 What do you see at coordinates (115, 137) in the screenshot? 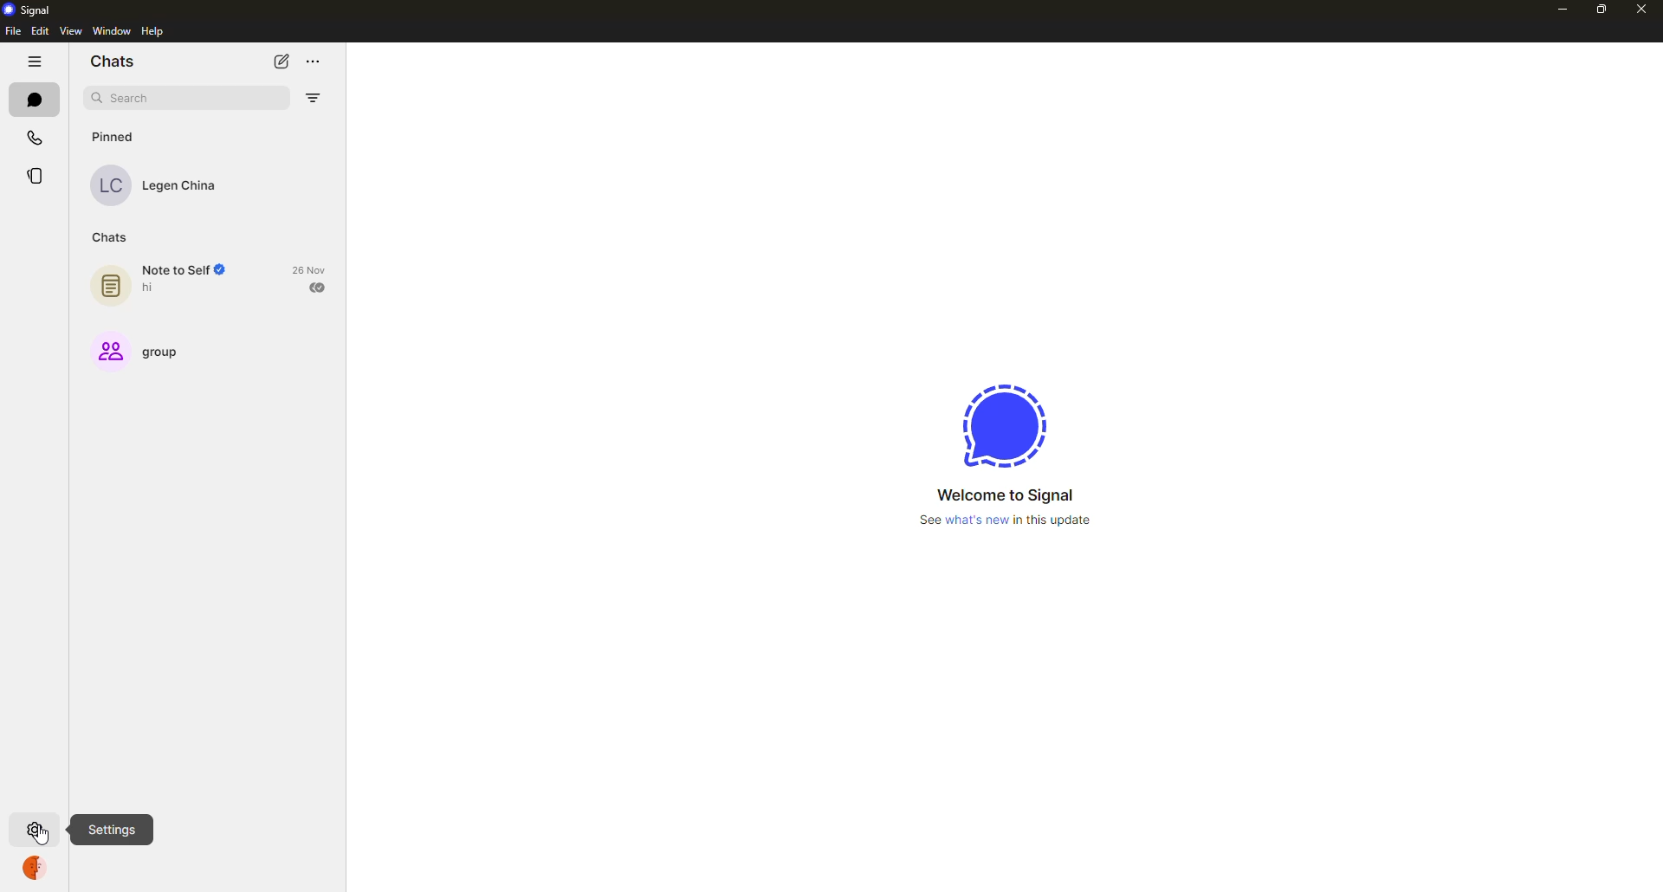
I see `pinned` at bounding box center [115, 137].